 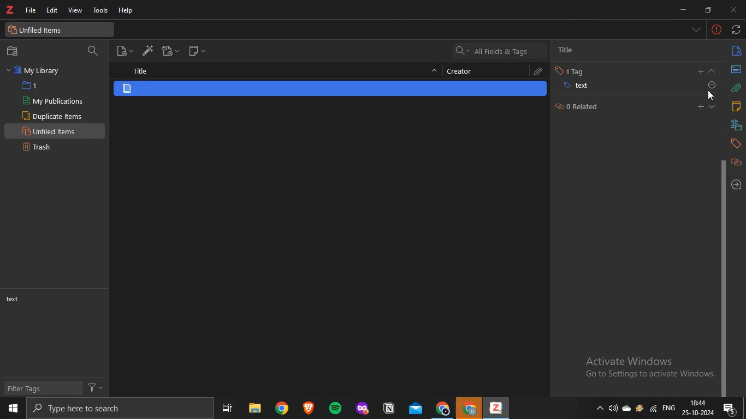 What do you see at coordinates (335, 407) in the screenshot?
I see `spotify` at bounding box center [335, 407].